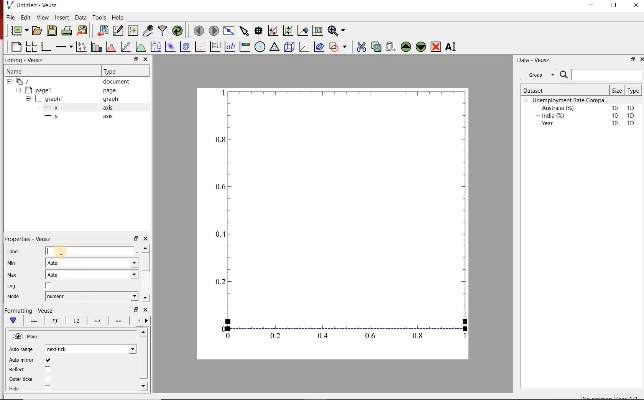 Image resolution: width=644 pixels, height=400 pixels. What do you see at coordinates (146, 239) in the screenshot?
I see `close` at bounding box center [146, 239].